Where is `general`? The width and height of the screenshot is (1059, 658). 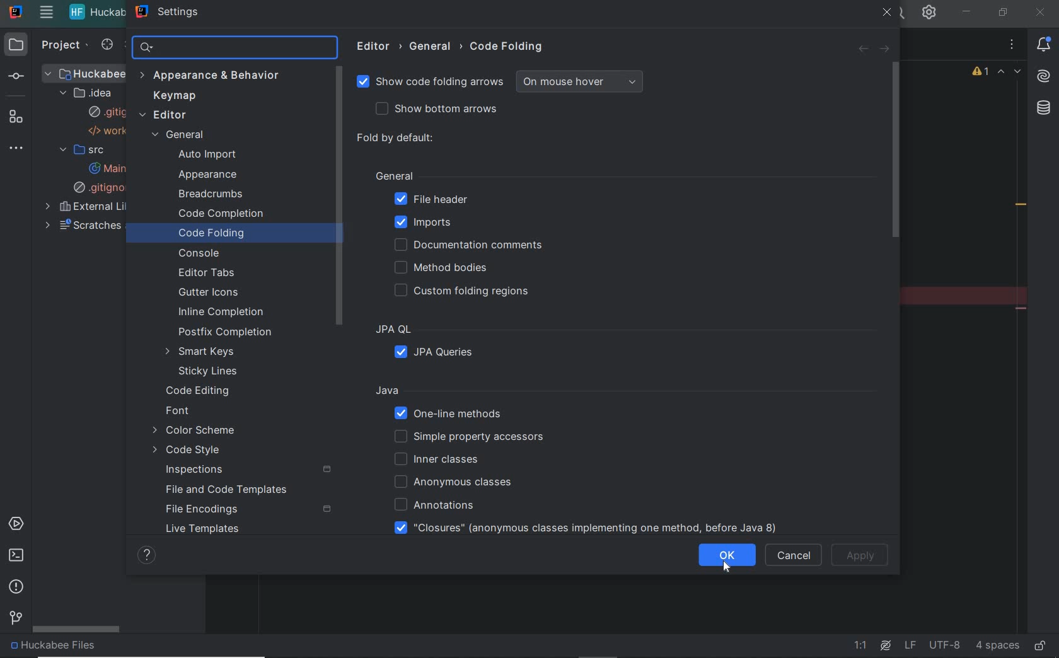
general is located at coordinates (180, 136).